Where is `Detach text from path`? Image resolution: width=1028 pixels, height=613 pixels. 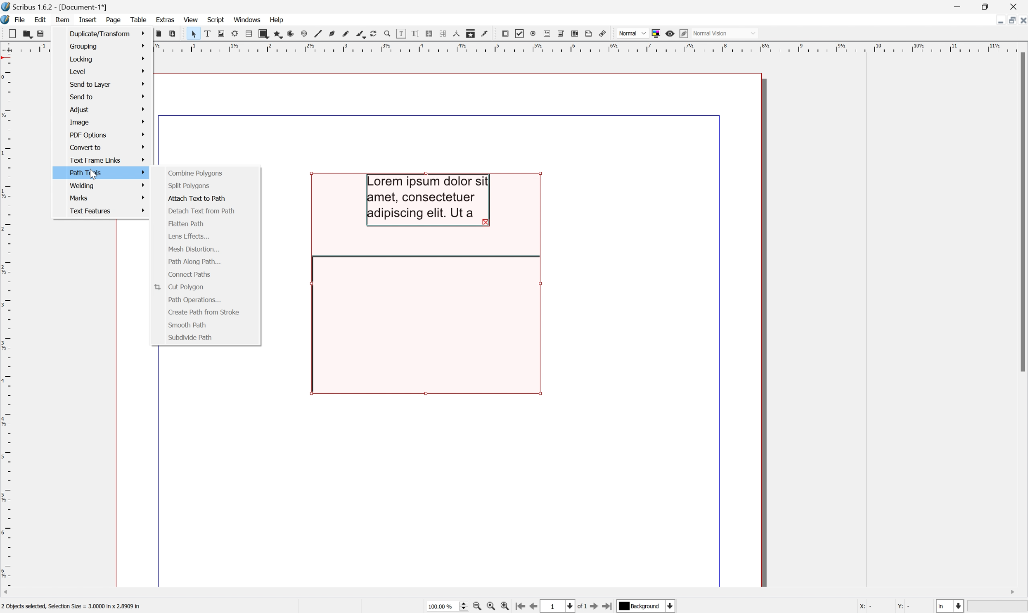
Detach text from path is located at coordinates (200, 212).